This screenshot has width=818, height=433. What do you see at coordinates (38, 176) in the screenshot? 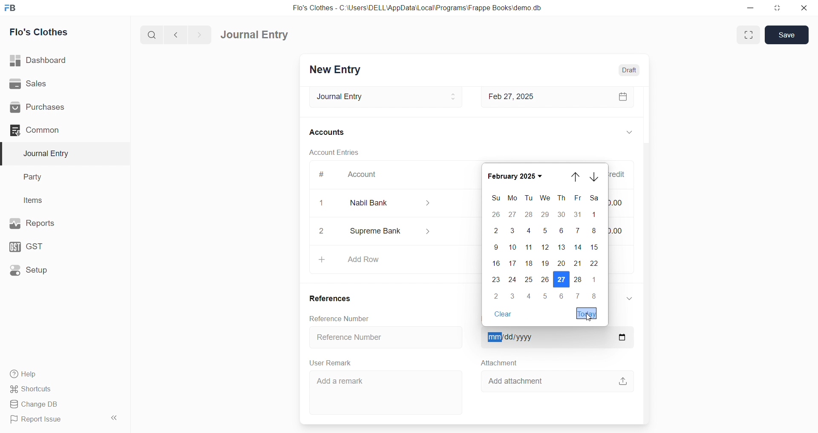
I see `Party` at bounding box center [38, 176].